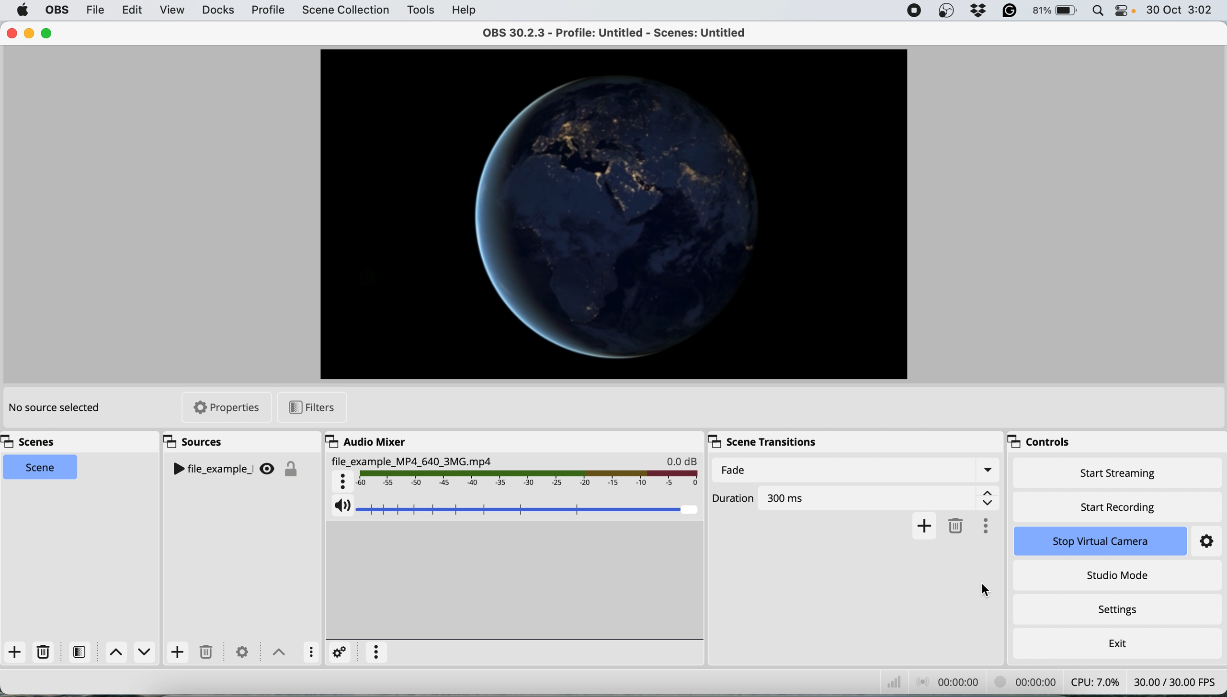 The image size is (1227, 697). What do you see at coordinates (23, 10) in the screenshot?
I see `system logo` at bounding box center [23, 10].